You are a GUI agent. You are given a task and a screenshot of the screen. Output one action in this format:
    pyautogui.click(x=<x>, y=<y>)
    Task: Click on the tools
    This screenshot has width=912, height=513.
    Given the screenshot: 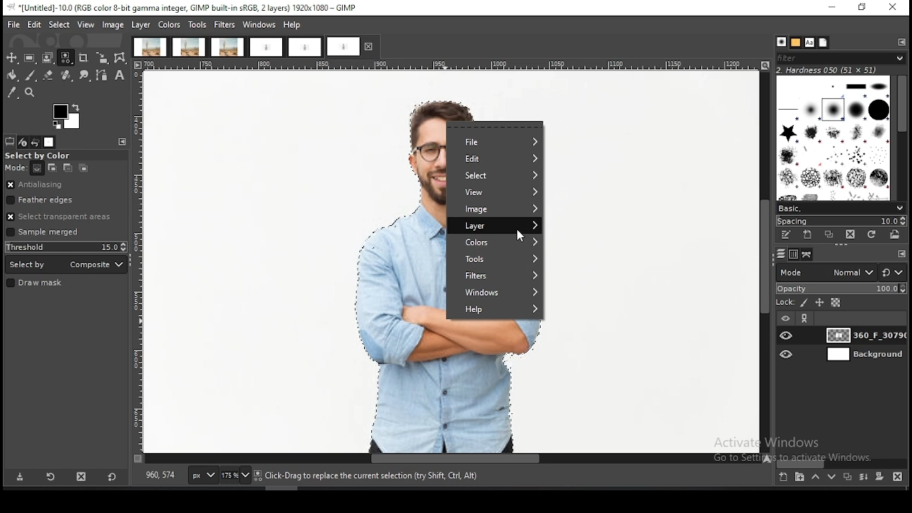 What is the action you would take?
    pyautogui.click(x=197, y=26)
    